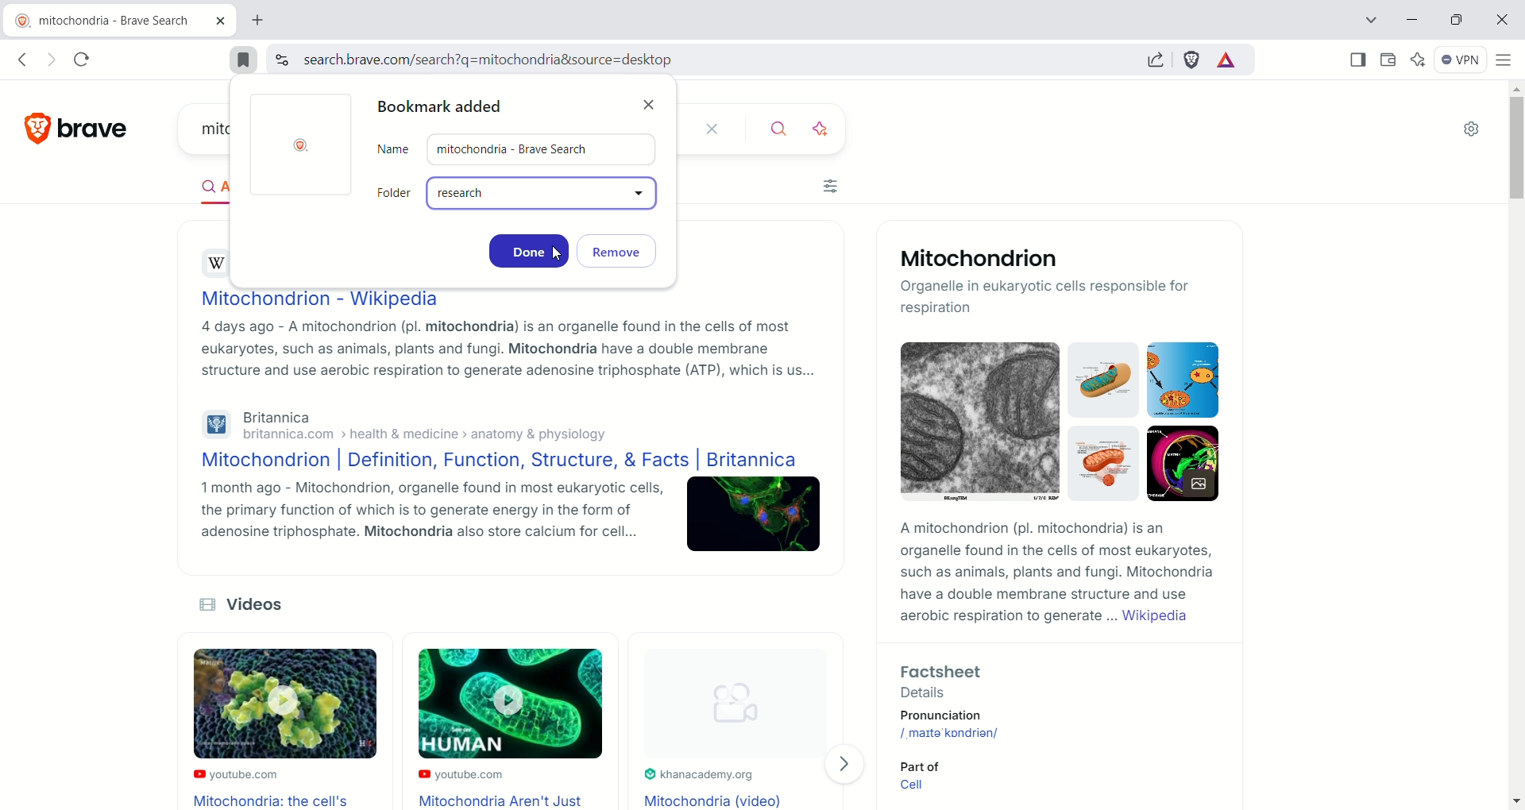 The image size is (1525, 810). What do you see at coordinates (96, 125) in the screenshot?
I see `brave` at bounding box center [96, 125].